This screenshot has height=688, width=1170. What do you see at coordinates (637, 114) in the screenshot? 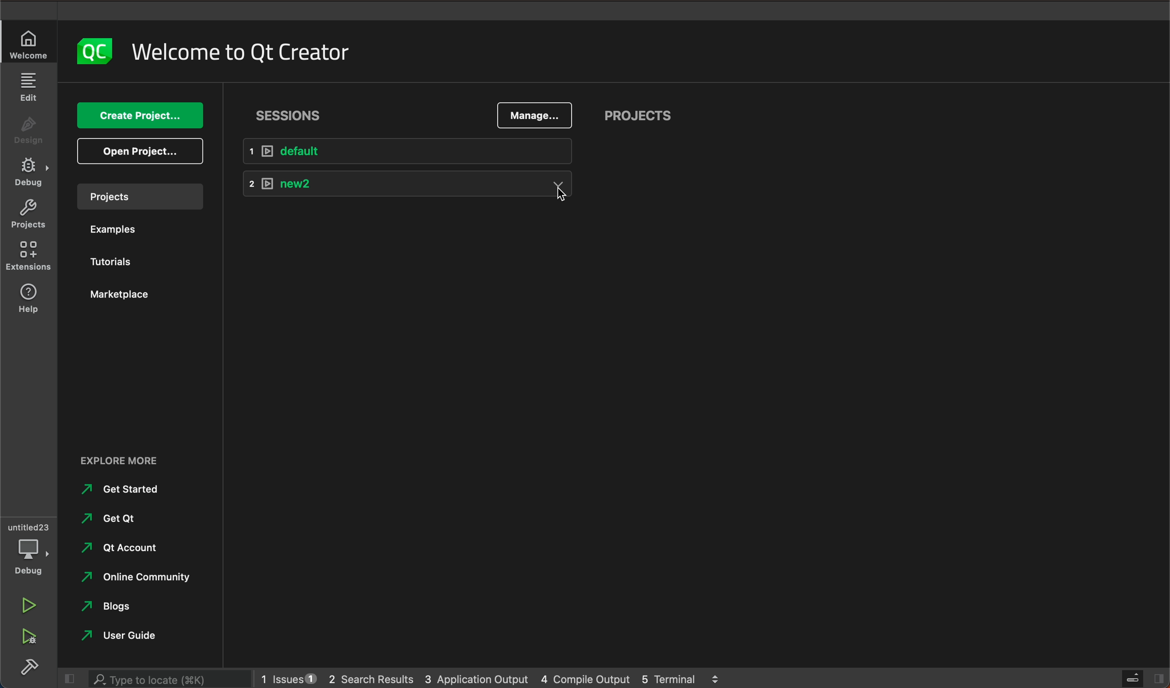
I see `projects` at bounding box center [637, 114].